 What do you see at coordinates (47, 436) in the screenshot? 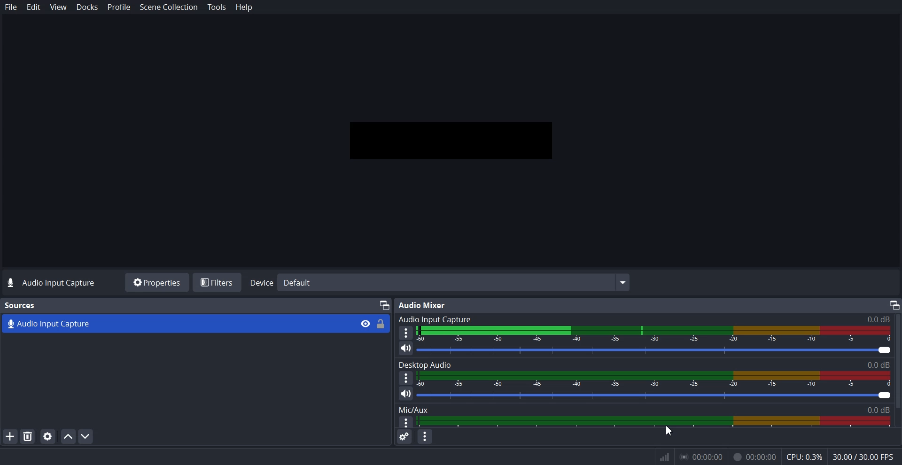
I see `Open source properties` at bounding box center [47, 436].